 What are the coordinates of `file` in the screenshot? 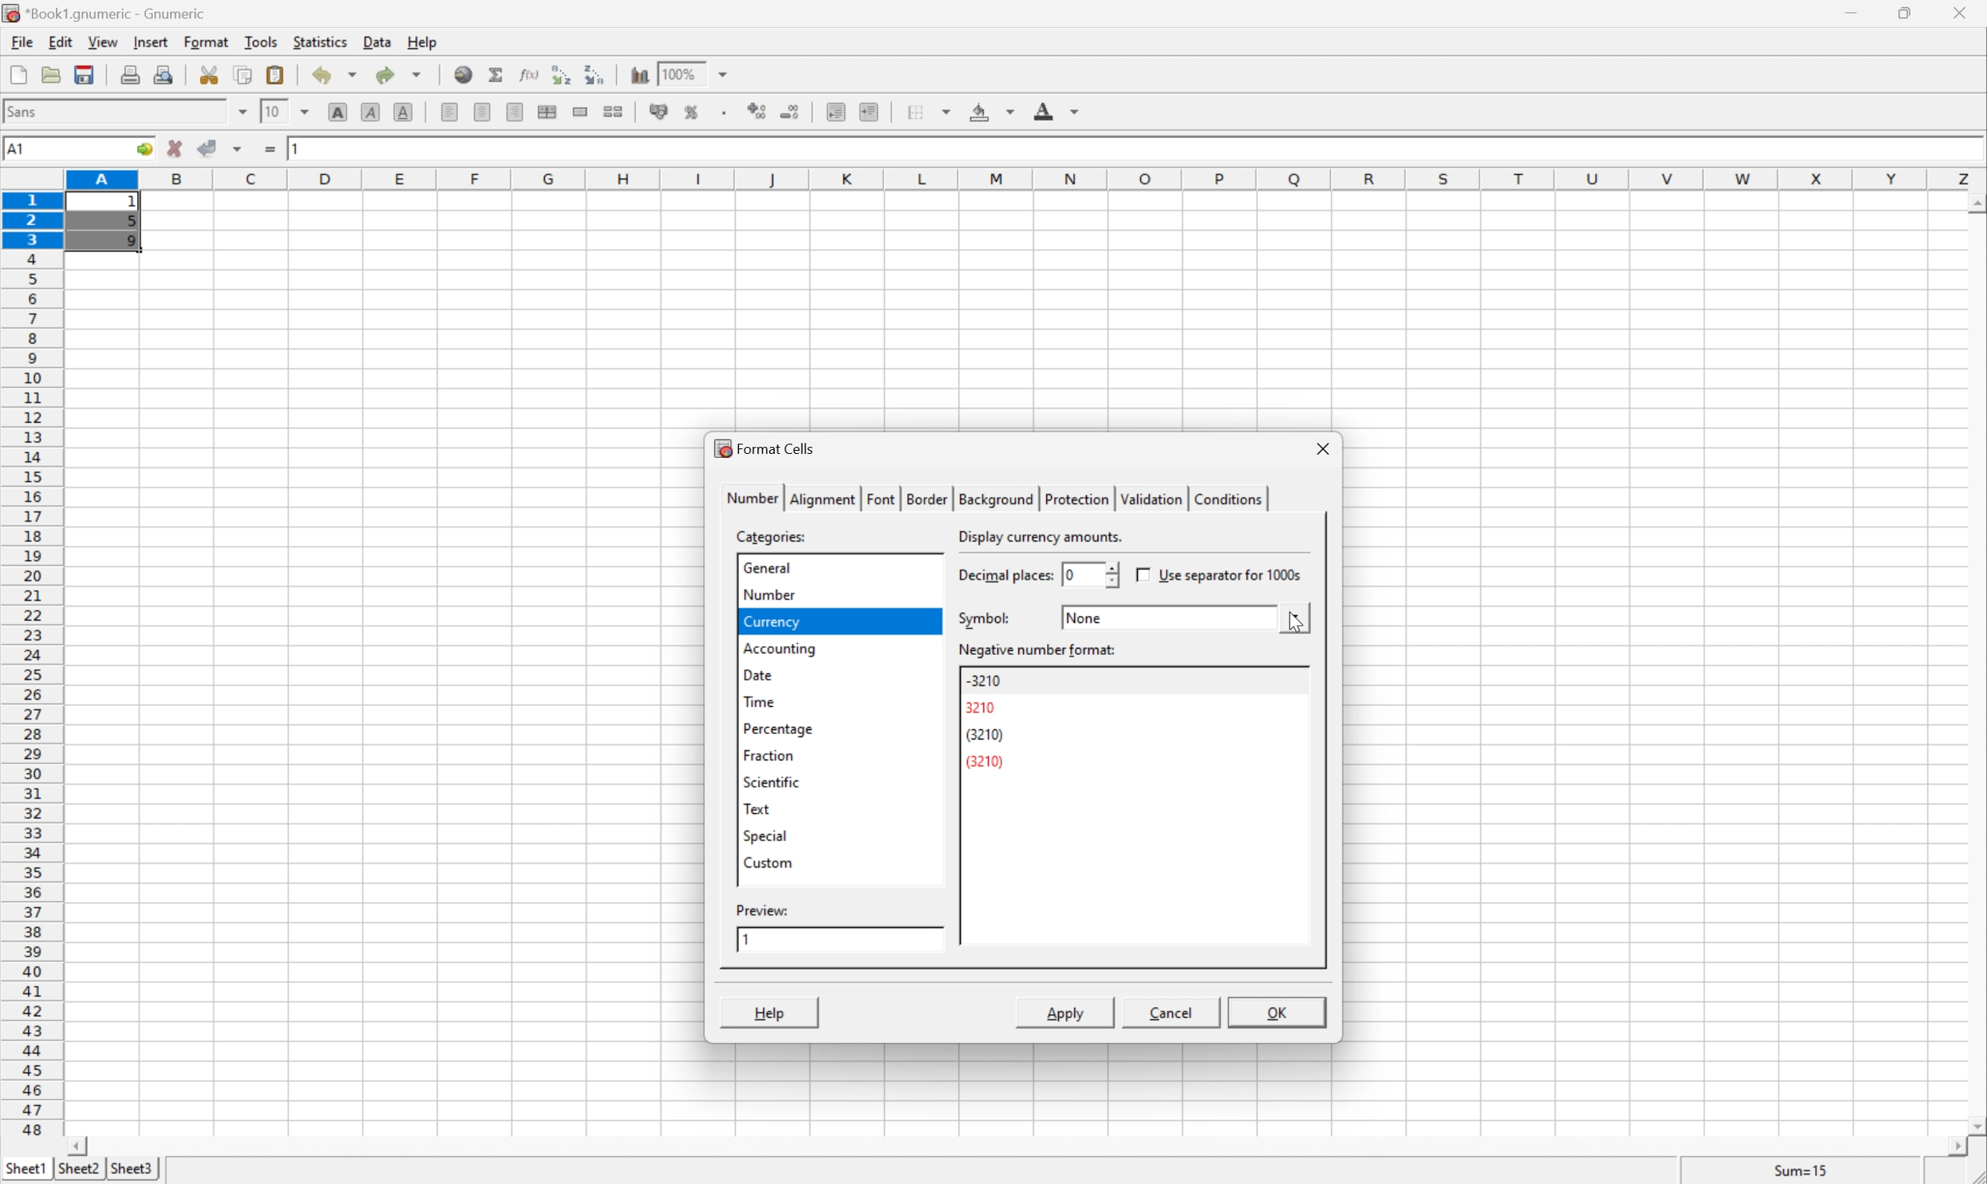 It's located at (19, 40).